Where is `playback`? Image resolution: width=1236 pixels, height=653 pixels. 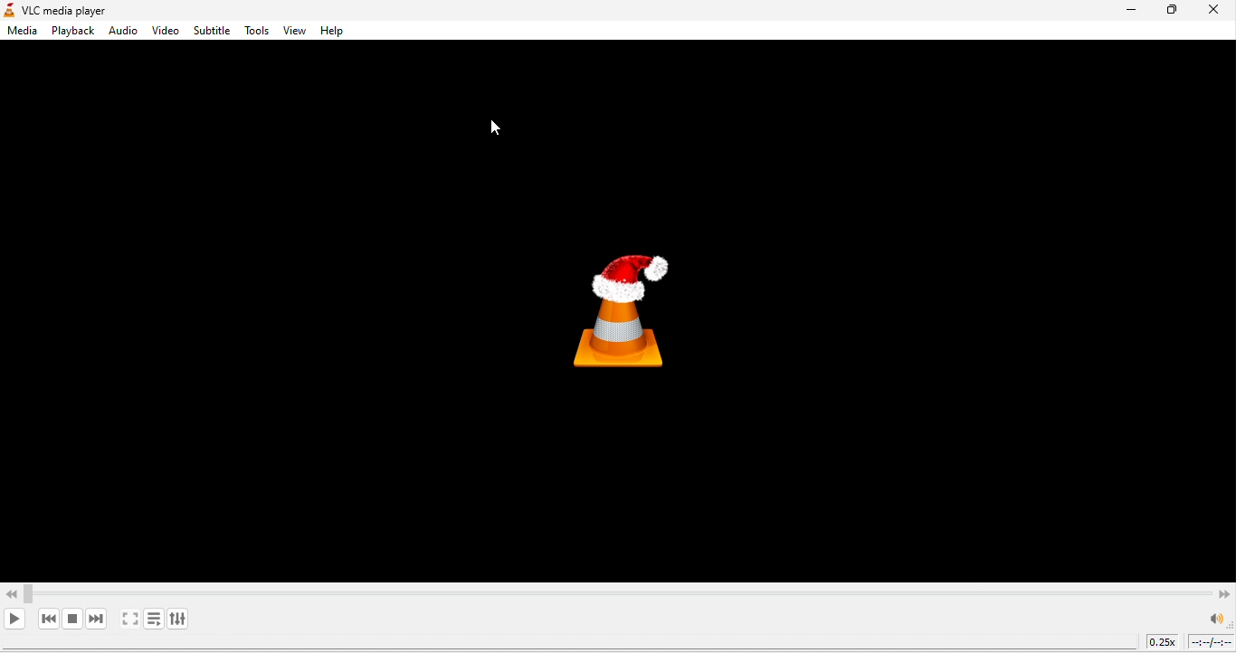 playback is located at coordinates (71, 32).